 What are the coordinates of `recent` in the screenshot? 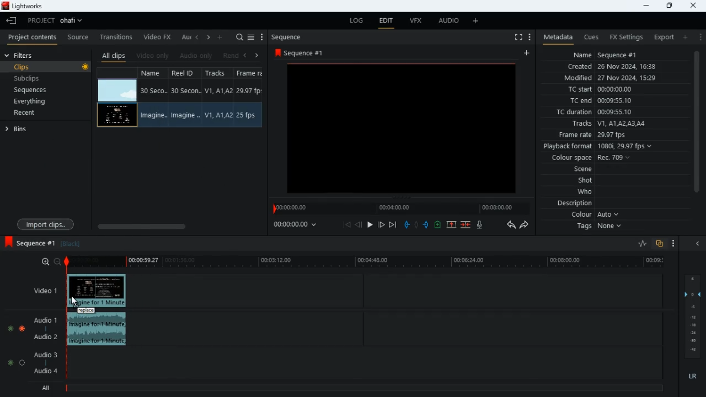 It's located at (34, 114).